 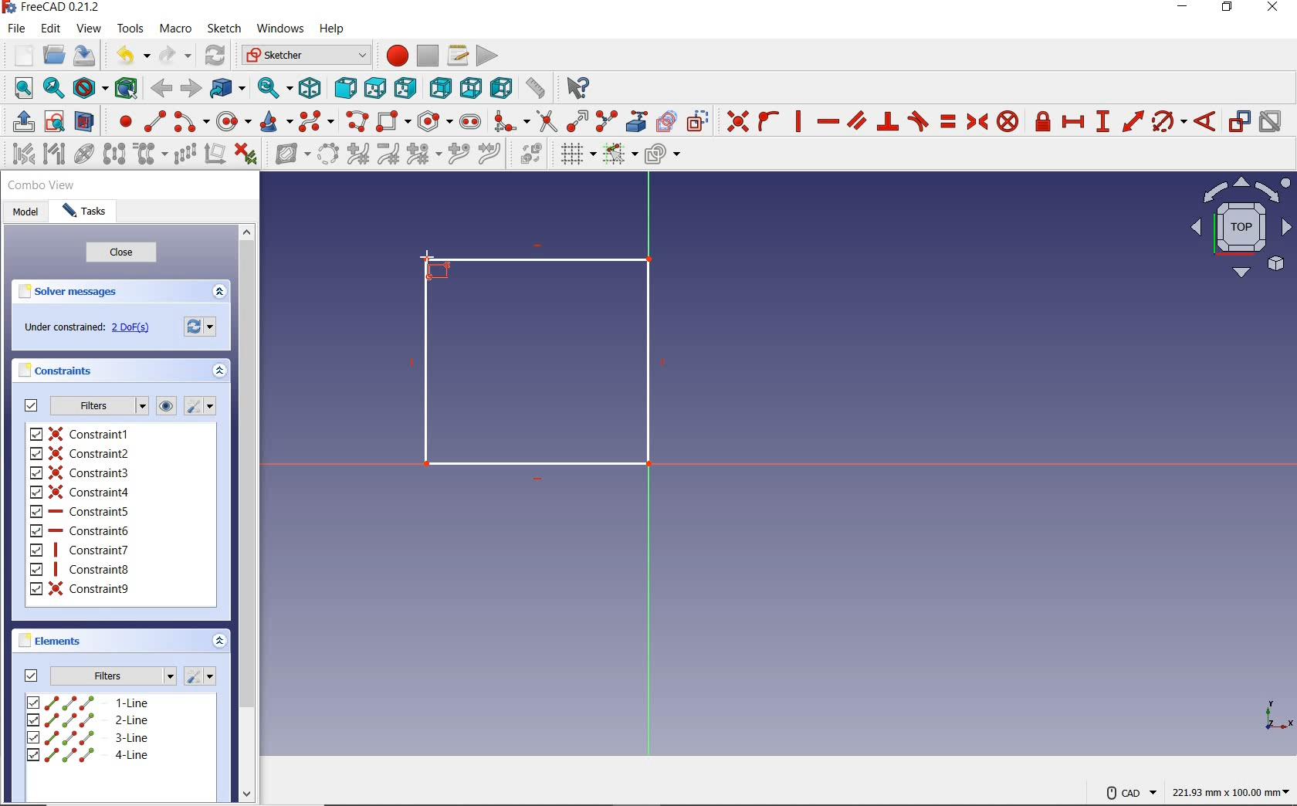 I want to click on xy, so click(x=1268, y=714).